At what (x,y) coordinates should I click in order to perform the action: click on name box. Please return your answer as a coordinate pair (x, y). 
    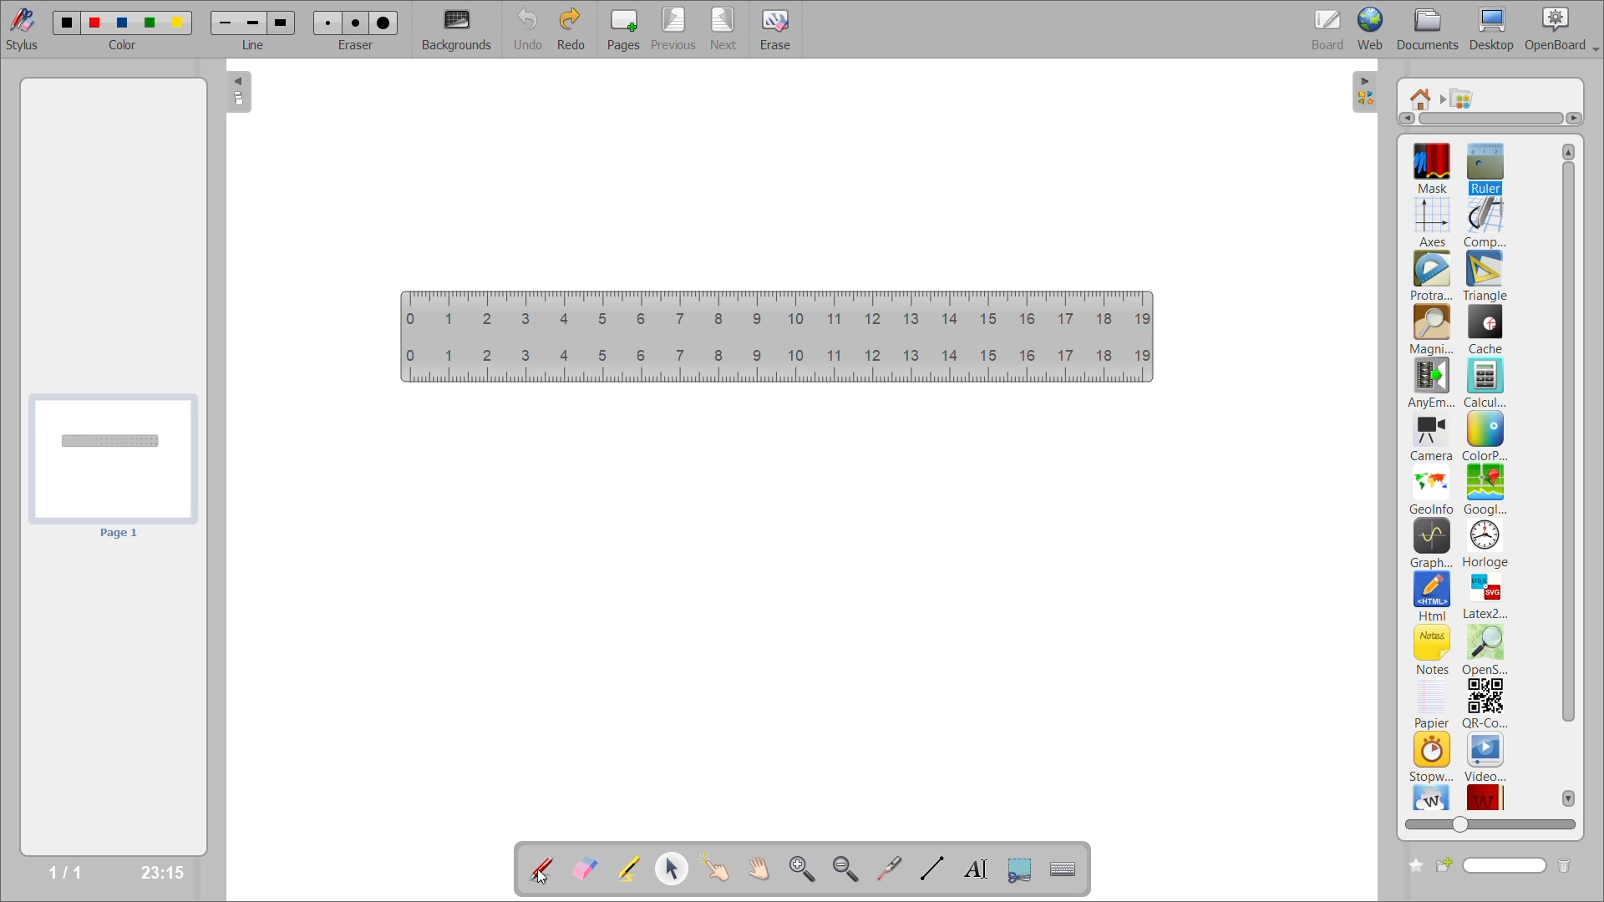
    Looking at the image, I should click on (1491, 865).